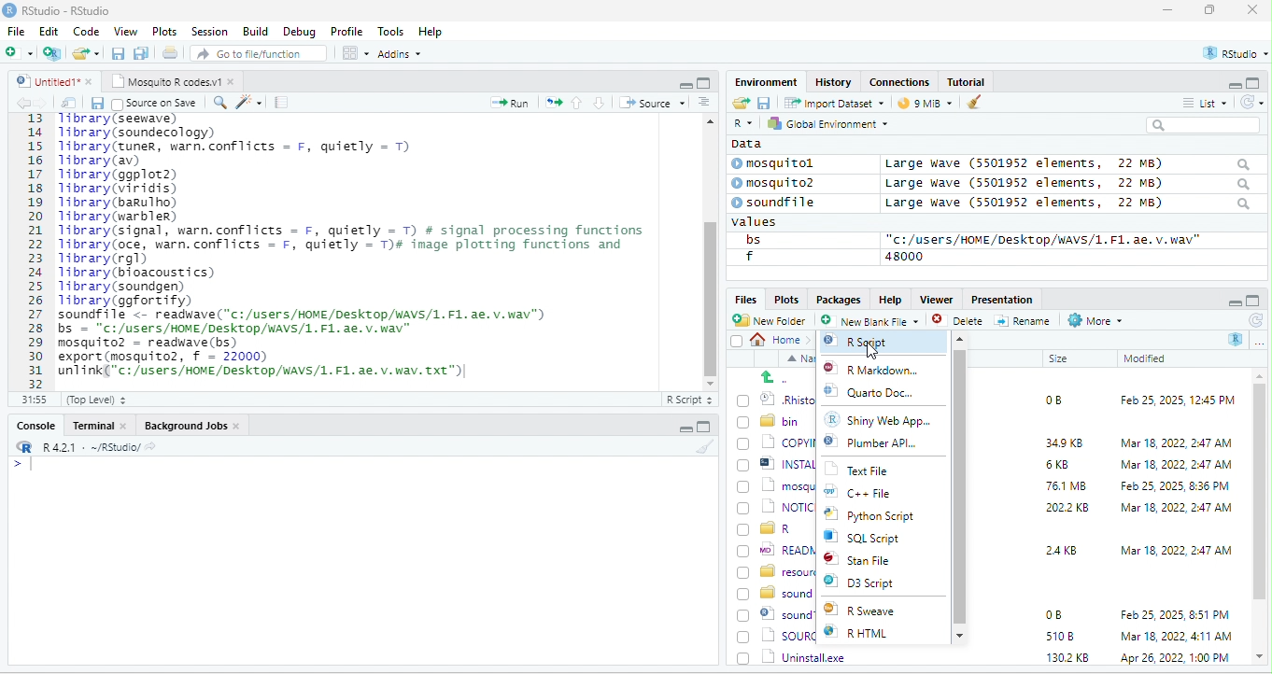 The width and height of the screenshot is (1272, 674). What do you see at coordinates (883, 517) in the screenshot?
I see `Python Script` at bounding box center [883, 517].